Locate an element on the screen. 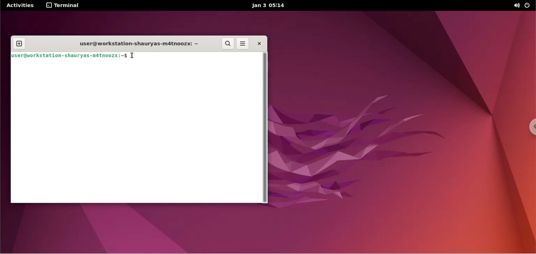  cursor is located at coordinates (135, 57).